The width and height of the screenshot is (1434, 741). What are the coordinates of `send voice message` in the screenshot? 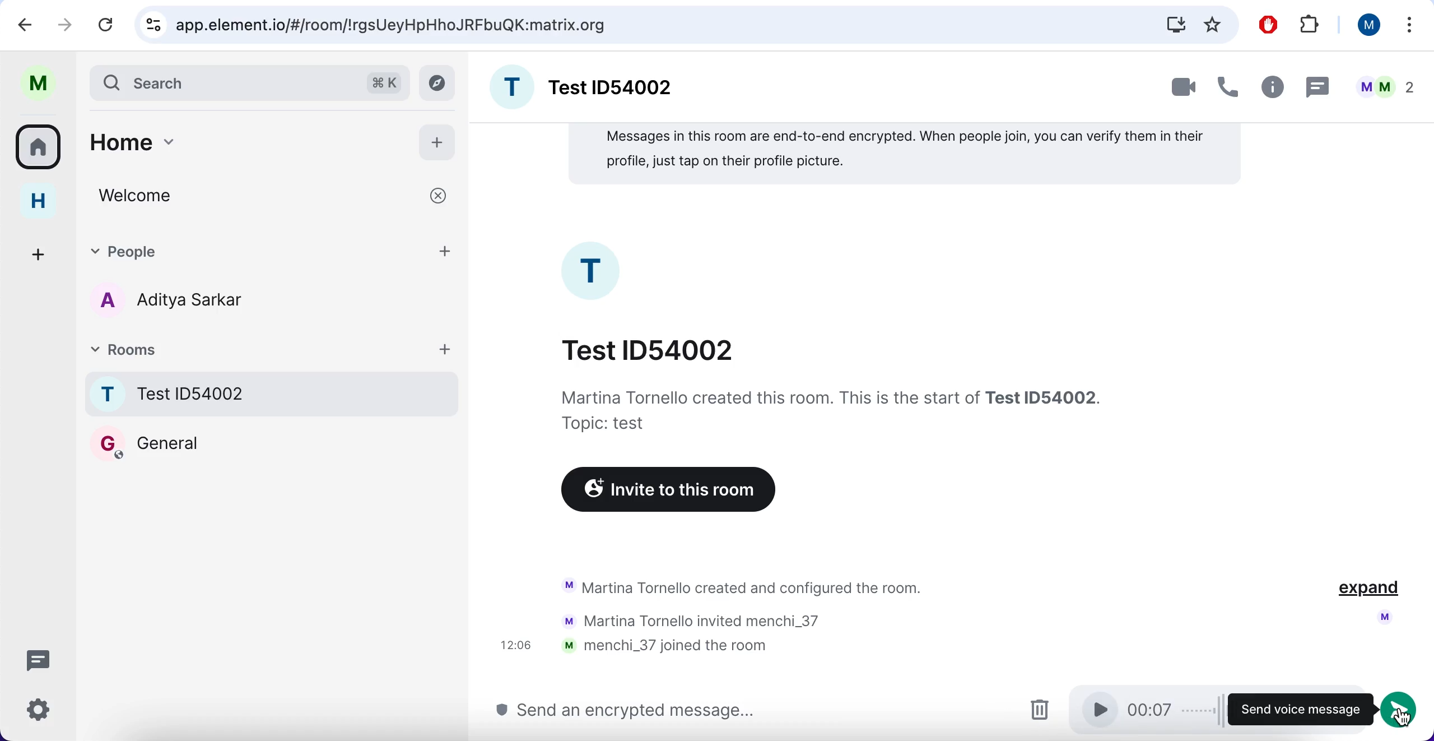 It's located at (1294, 710).